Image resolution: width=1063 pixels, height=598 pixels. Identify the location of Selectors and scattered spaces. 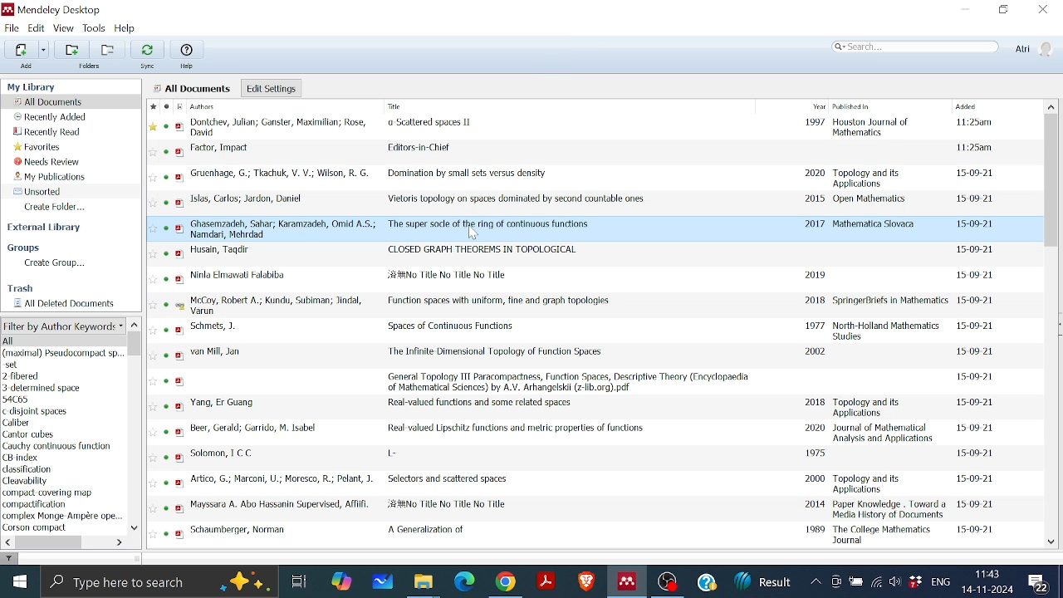
(585, 483).